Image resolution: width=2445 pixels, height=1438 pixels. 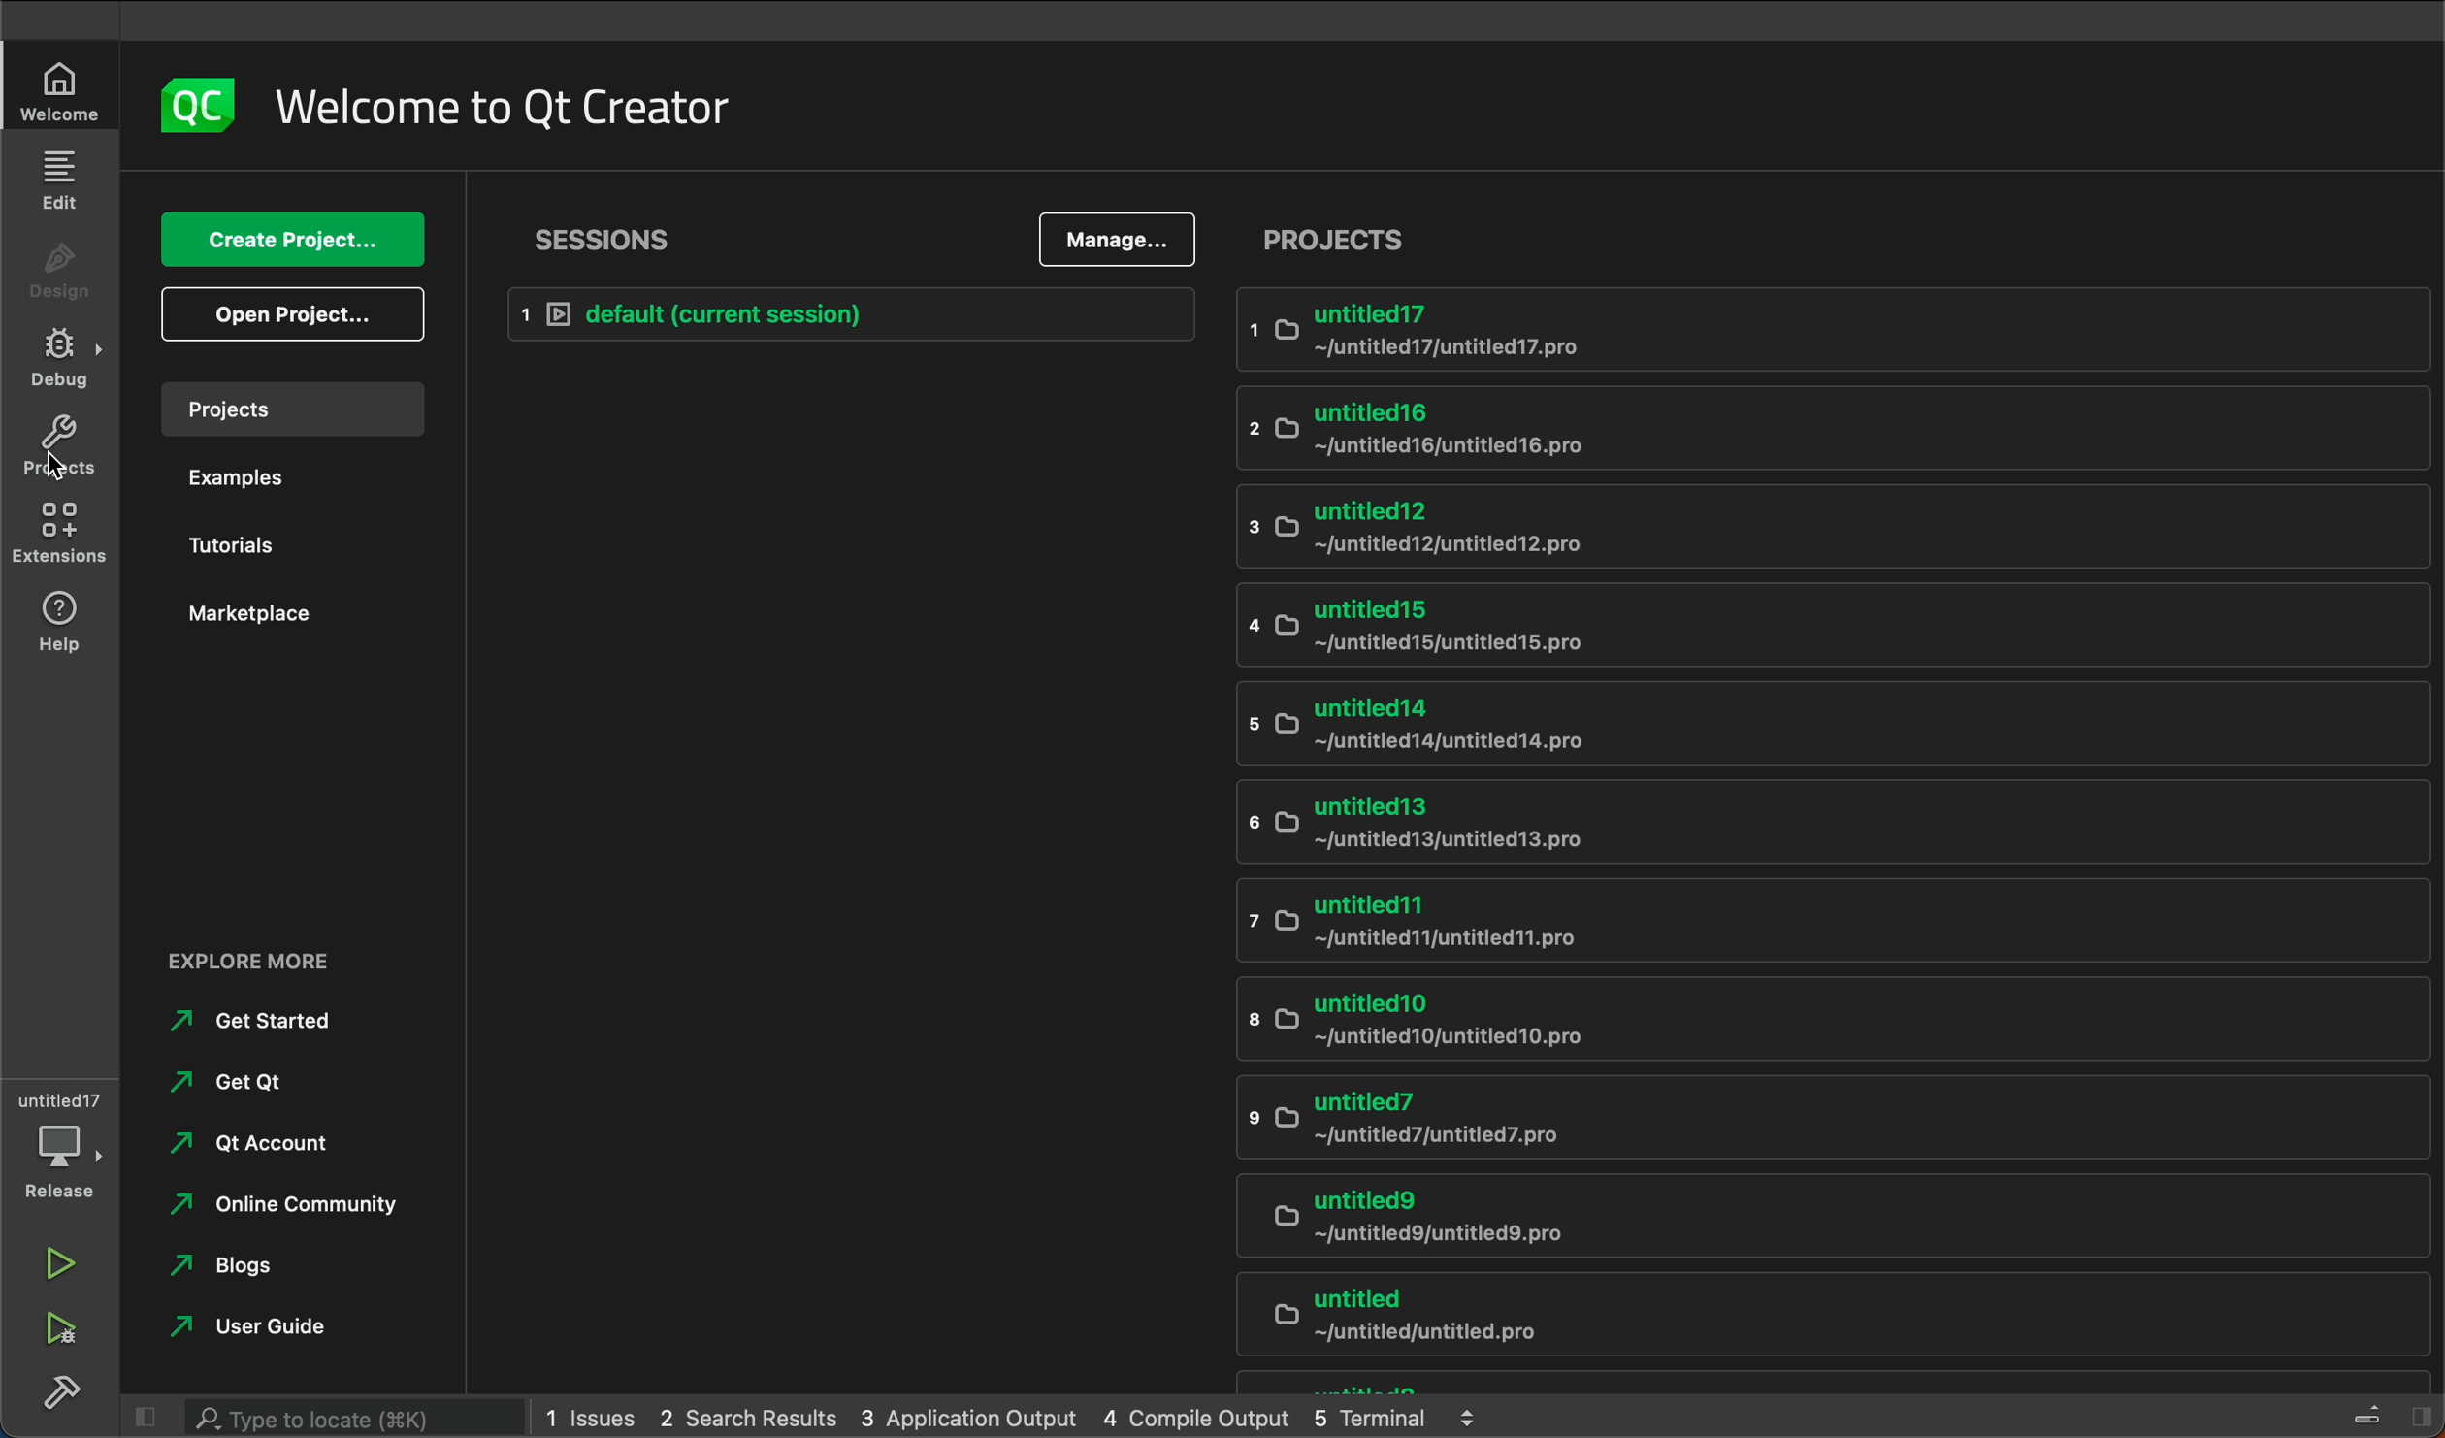 I want to click on untitled, so click(x=1524, y=1314).